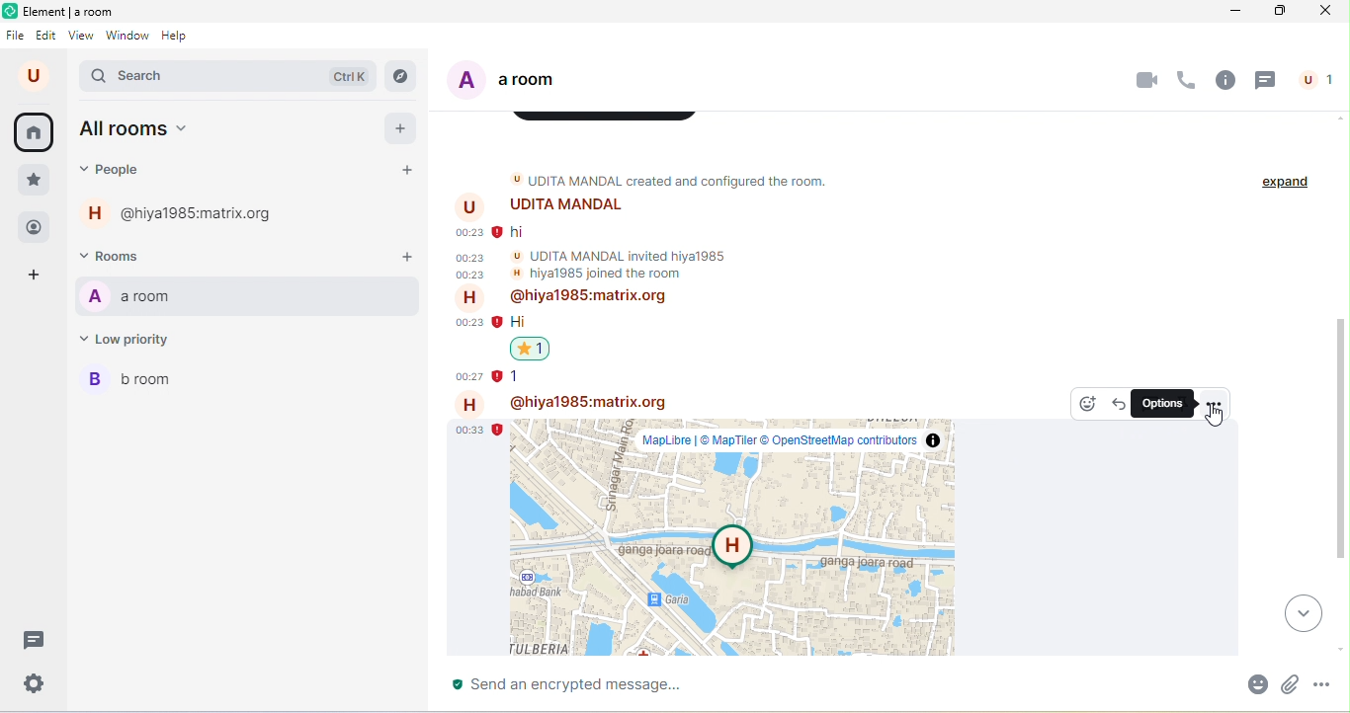 The image size is (1350, 713). Describe the element at coordinates (518, 376) in the screenshot. I see `text message: "1"` at that location.